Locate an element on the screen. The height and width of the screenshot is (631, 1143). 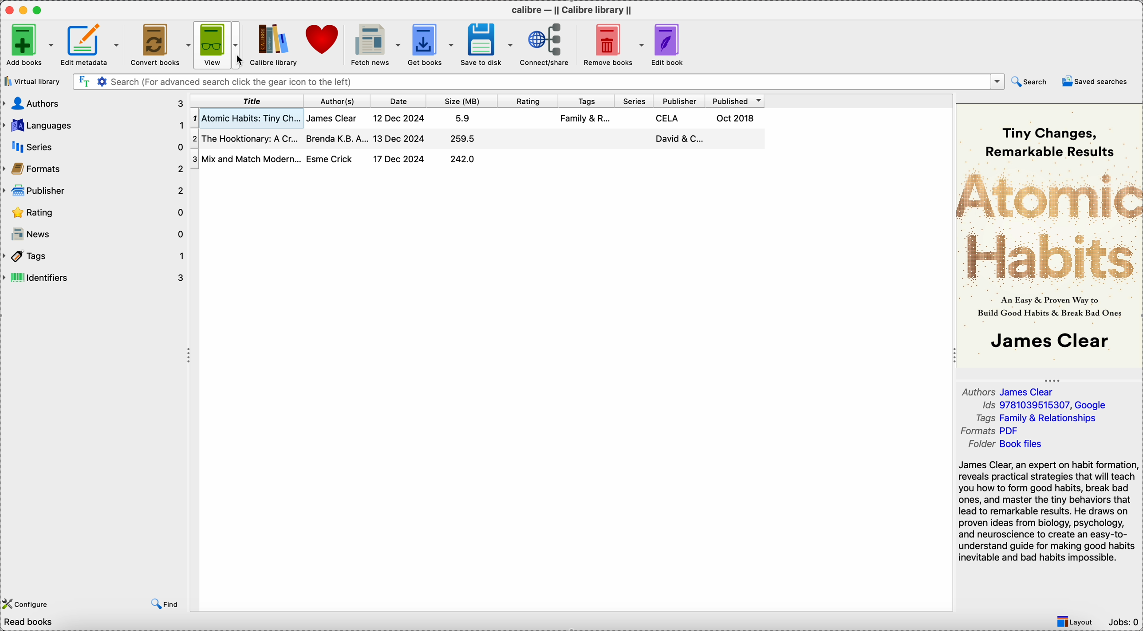
cursor is located at coordinates (242, 60).